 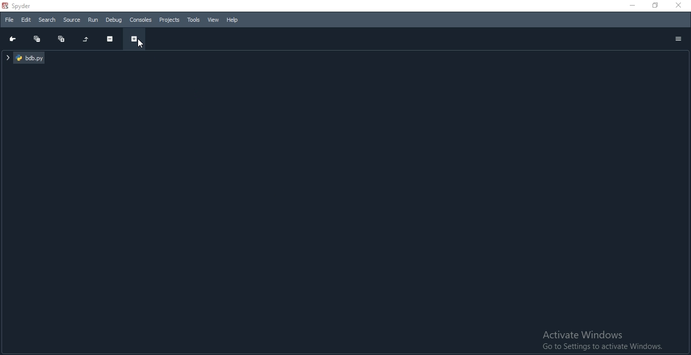 What do you see at coordinates (679, 7) in the screenshot?
I see `close` at bounding box center [679, 7].